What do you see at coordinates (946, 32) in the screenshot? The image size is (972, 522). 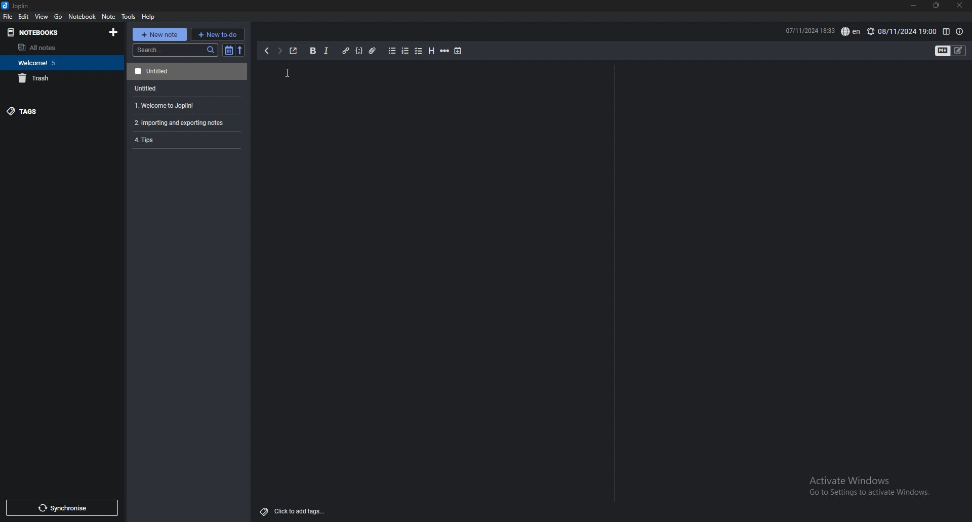 I see `toggle editor layout` at bounding box center [946, 32].